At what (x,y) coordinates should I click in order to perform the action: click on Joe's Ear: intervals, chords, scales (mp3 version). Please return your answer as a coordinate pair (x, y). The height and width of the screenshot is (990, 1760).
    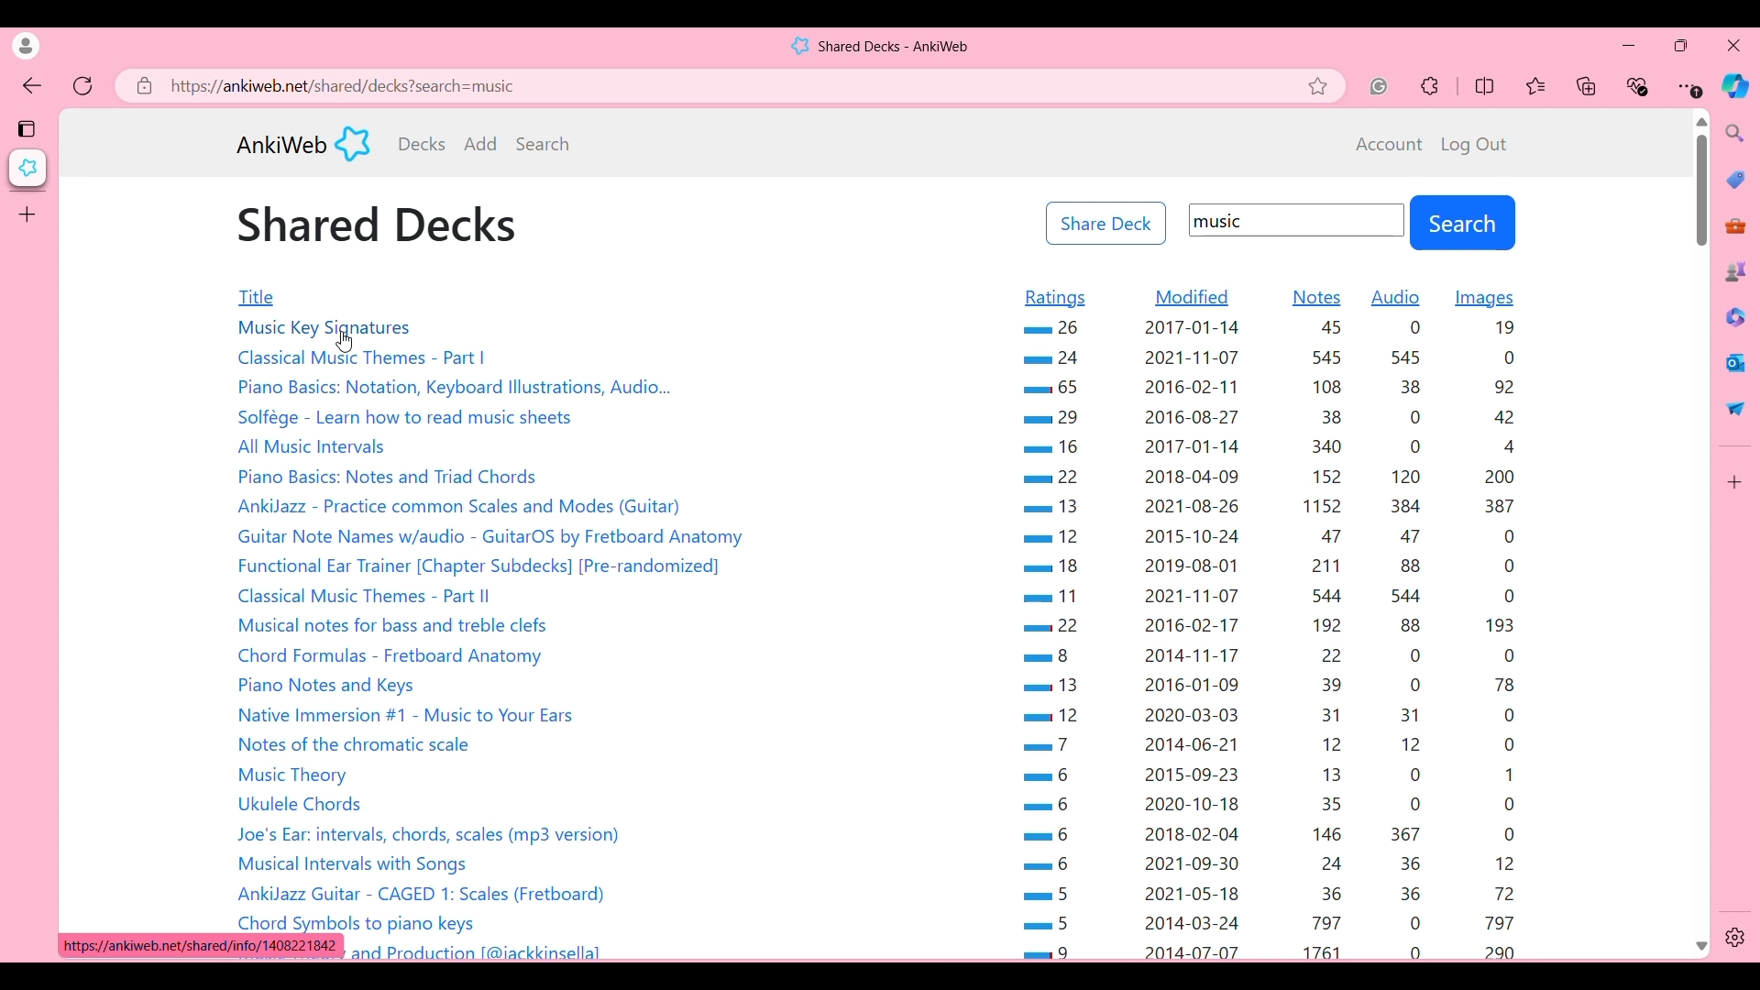
    Looking at the image, I should click on (434, 834).